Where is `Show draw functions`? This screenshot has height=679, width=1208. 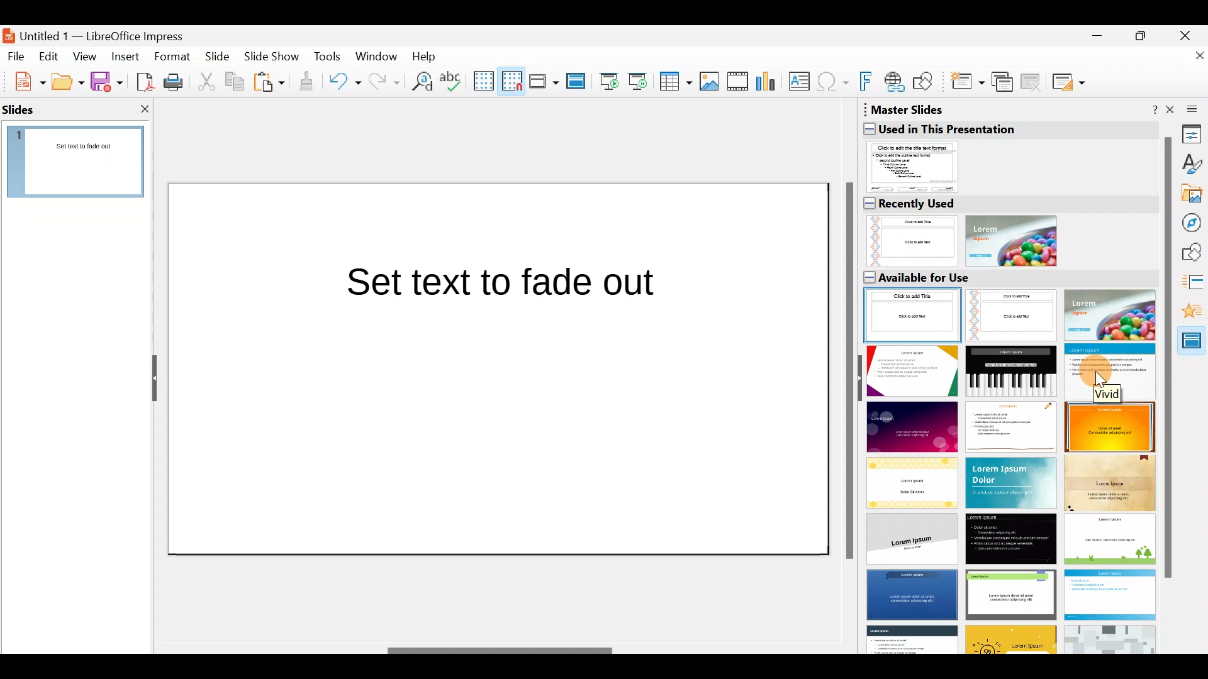 Show draw functions is located at coordinates (926, 82).